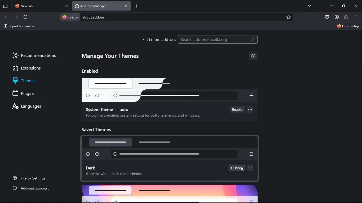  What do you see at coordinates (346, 17) in the screenshot?
I see `instalations` at bounding box center [346, 17].